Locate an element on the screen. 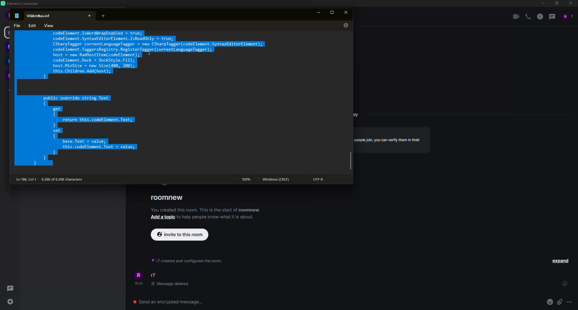  threads is located at coordinates (552, 16).